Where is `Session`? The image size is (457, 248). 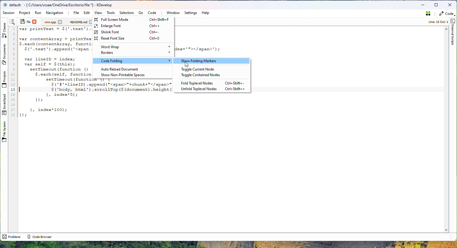 Session is located at coordinates (9, 13).